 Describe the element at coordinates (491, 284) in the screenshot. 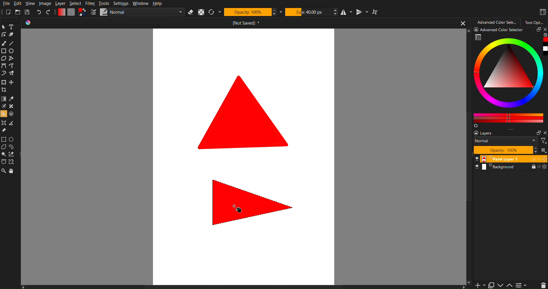

I see `Paste` at that location.